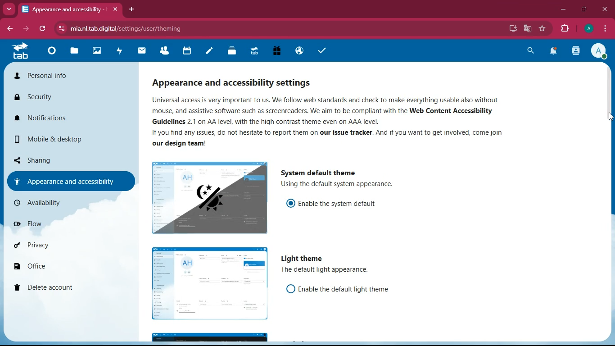 This screenshot has height=346, width=615. I want to click on public, so click(298, 51).